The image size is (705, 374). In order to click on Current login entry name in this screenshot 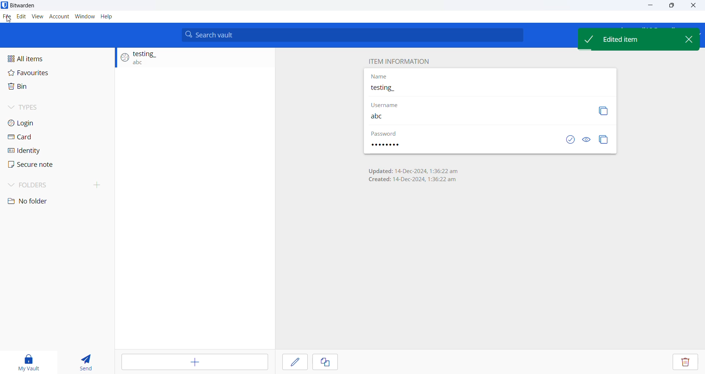, I will do `click(490, 89)`.